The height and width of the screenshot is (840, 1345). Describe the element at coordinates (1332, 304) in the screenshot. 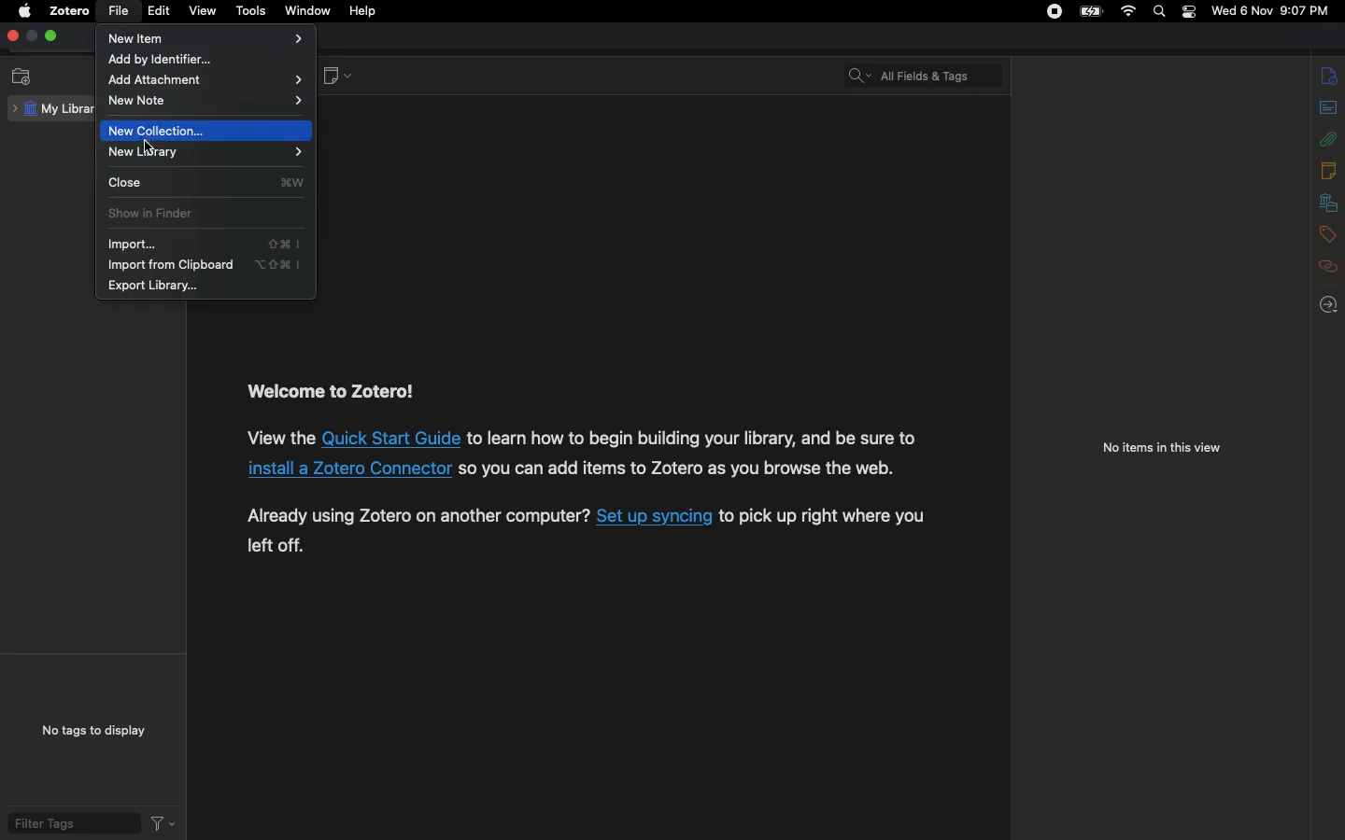

I see `Locate` at that location.